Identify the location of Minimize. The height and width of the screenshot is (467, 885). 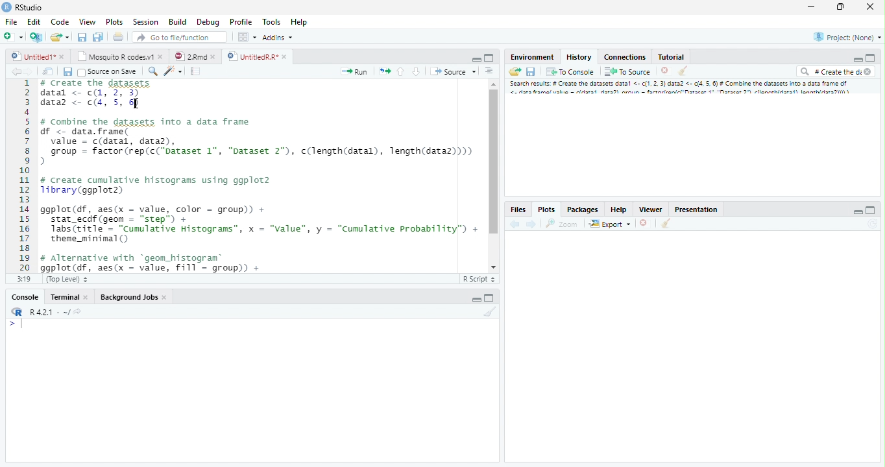
(476, 59).